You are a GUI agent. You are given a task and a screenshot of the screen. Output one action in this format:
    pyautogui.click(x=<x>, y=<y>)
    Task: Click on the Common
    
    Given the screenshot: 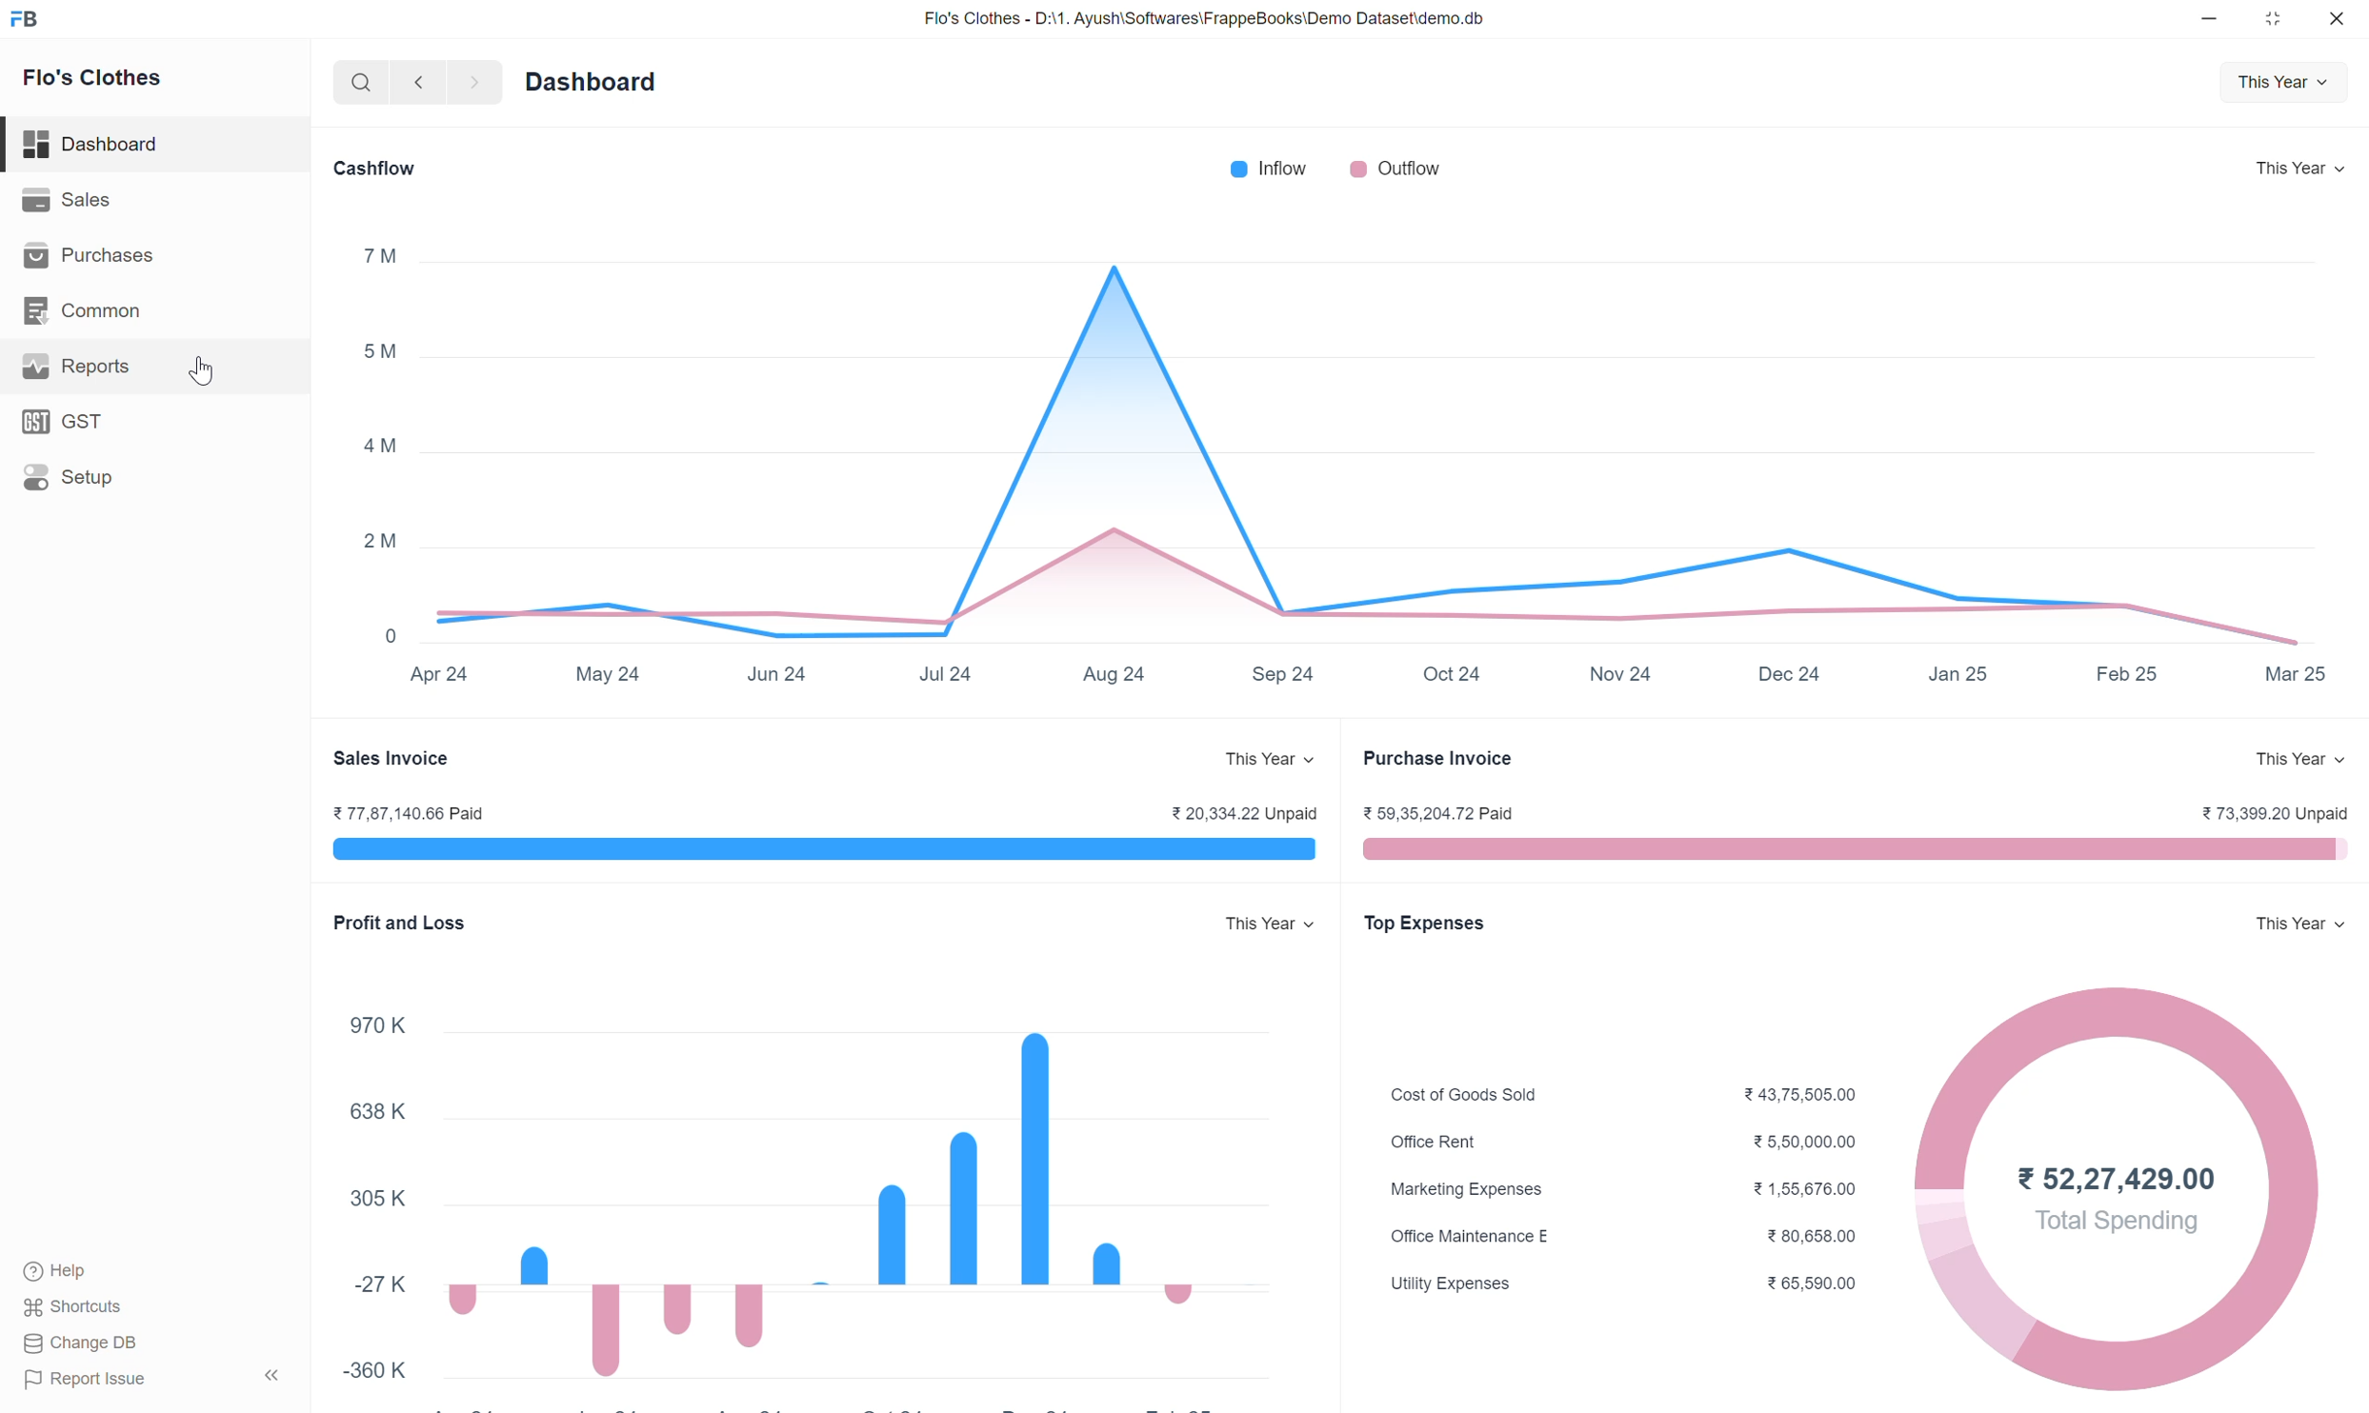 What is the action you would take?
    pyautogui.click(x=94, y=312)
    